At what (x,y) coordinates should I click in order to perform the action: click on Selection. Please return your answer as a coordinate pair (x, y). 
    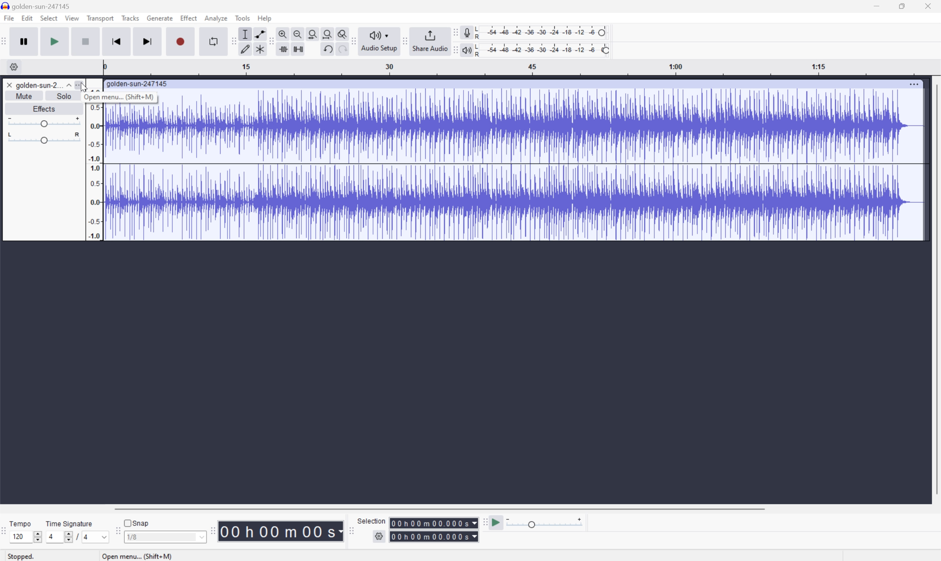
    Looking at the image, I should click on (372, 521).